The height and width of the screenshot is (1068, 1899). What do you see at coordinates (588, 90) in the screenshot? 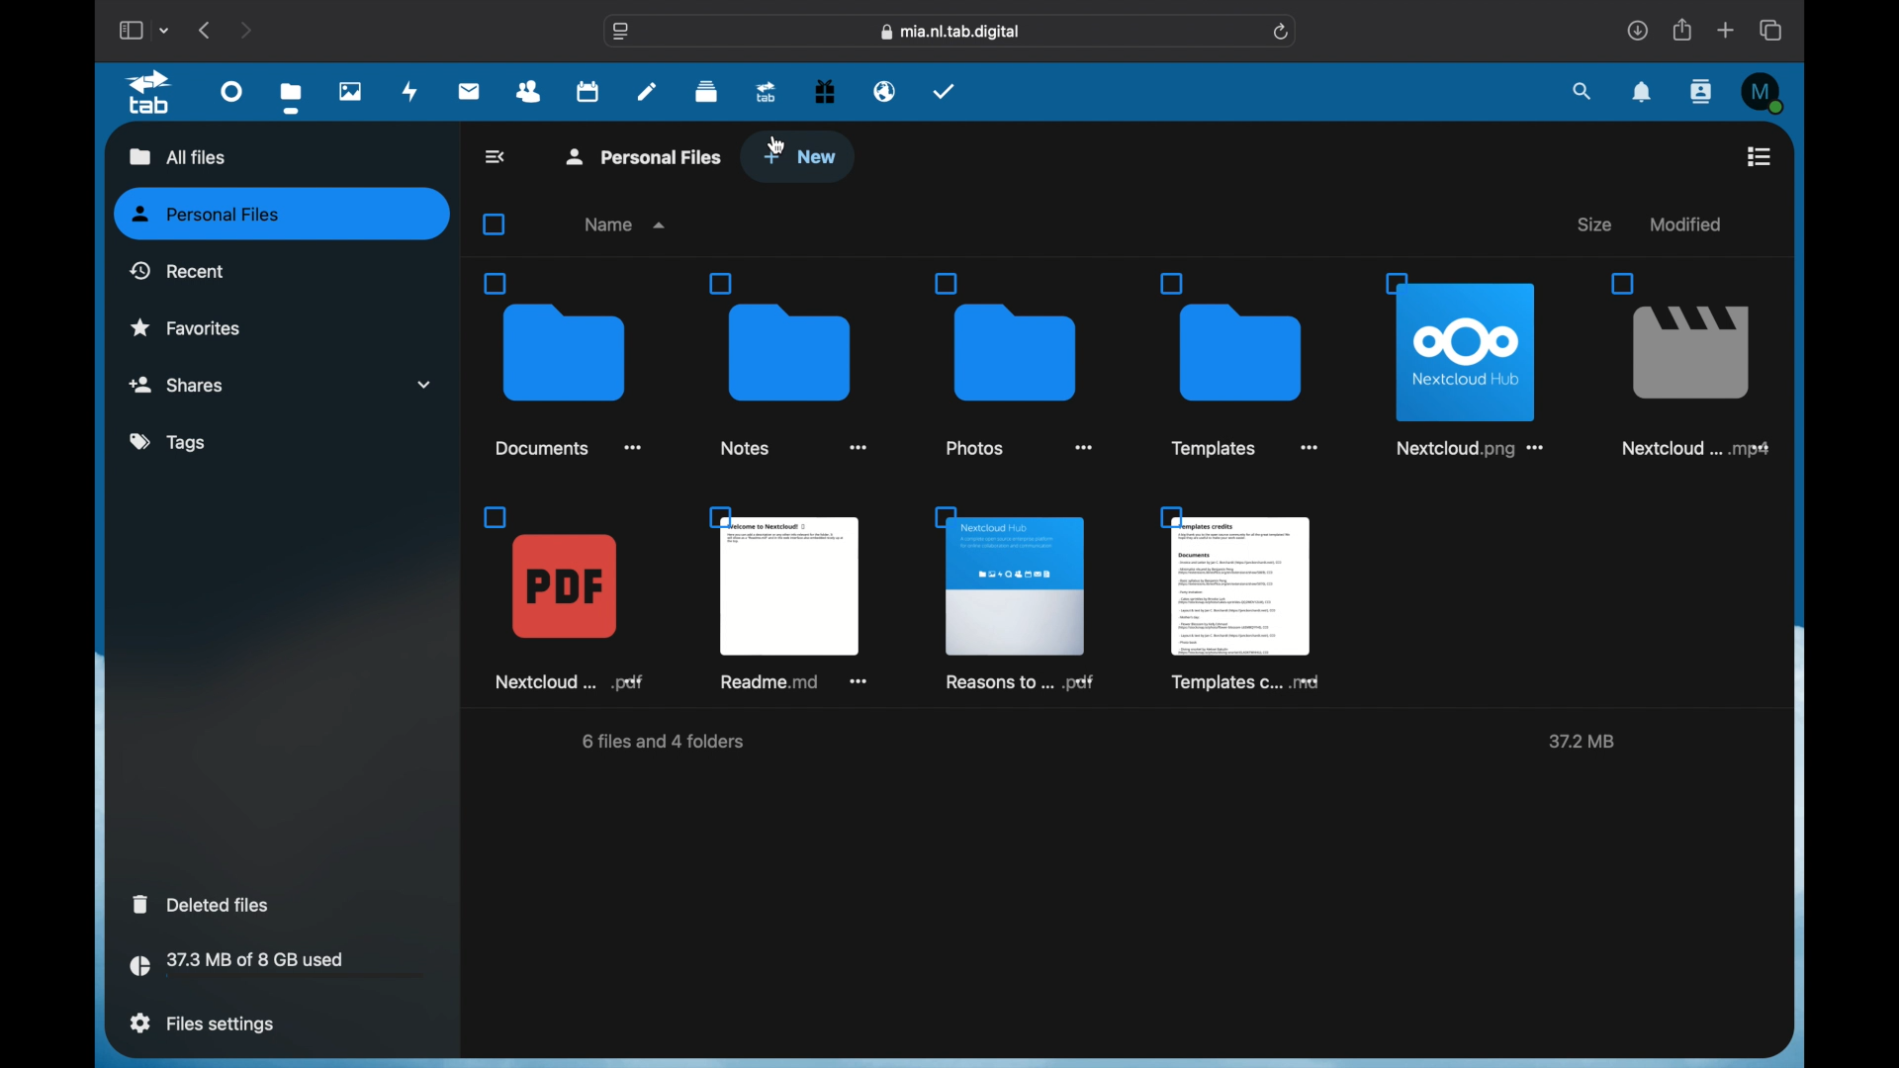
I see `calendar` at bounding box center [588, 90].